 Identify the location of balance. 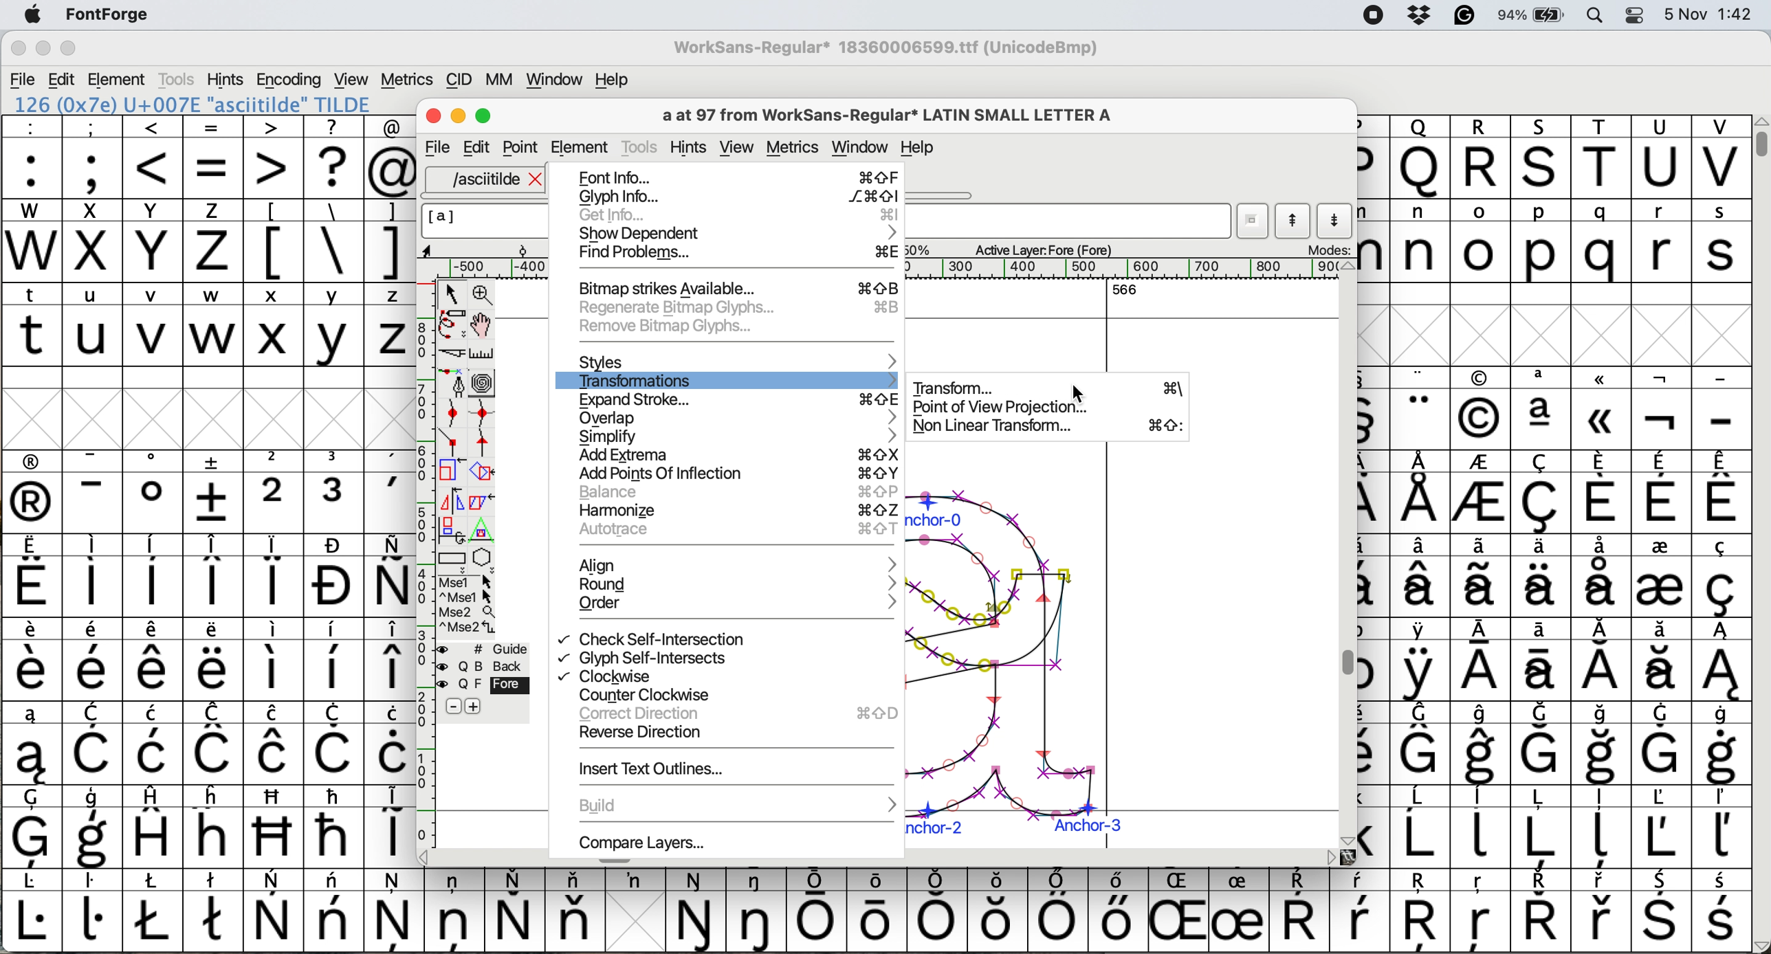
(738, 491).